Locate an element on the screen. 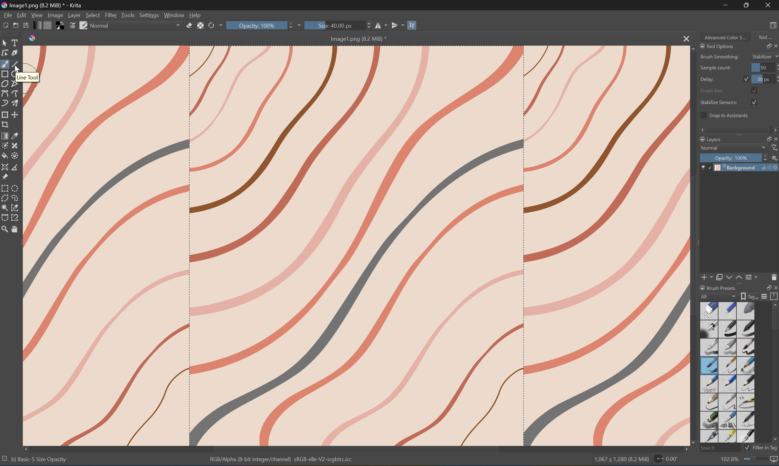  Opacity: 100% is located at coordinates (732, 158).